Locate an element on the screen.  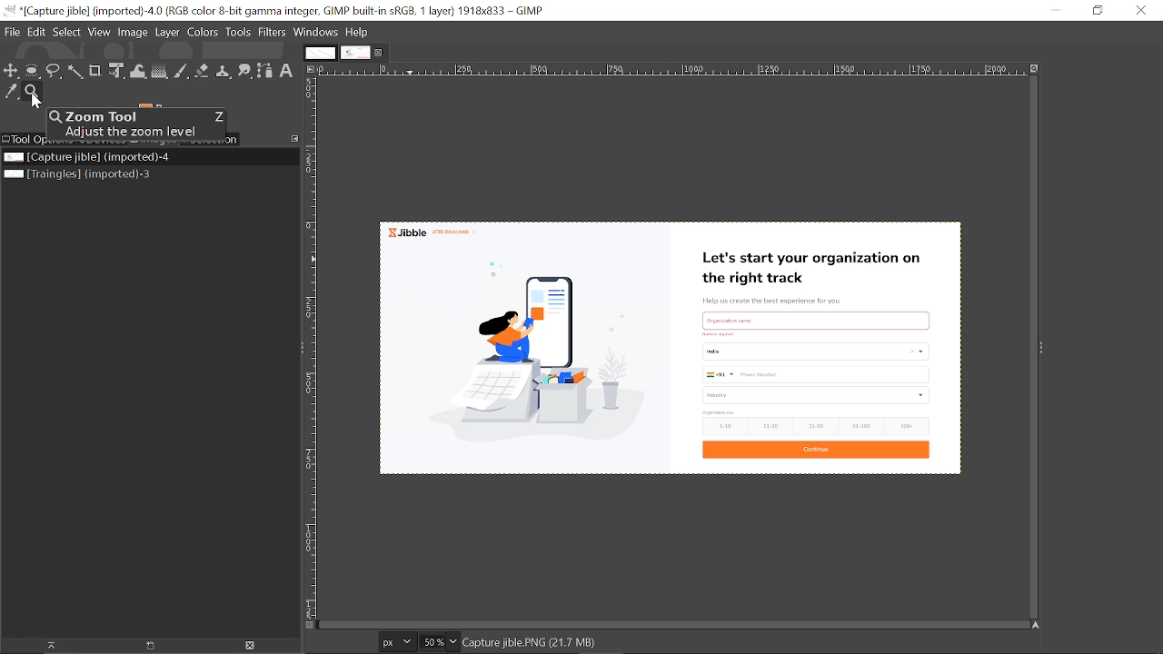
Zoom tool is located at coordinates (35, 92).